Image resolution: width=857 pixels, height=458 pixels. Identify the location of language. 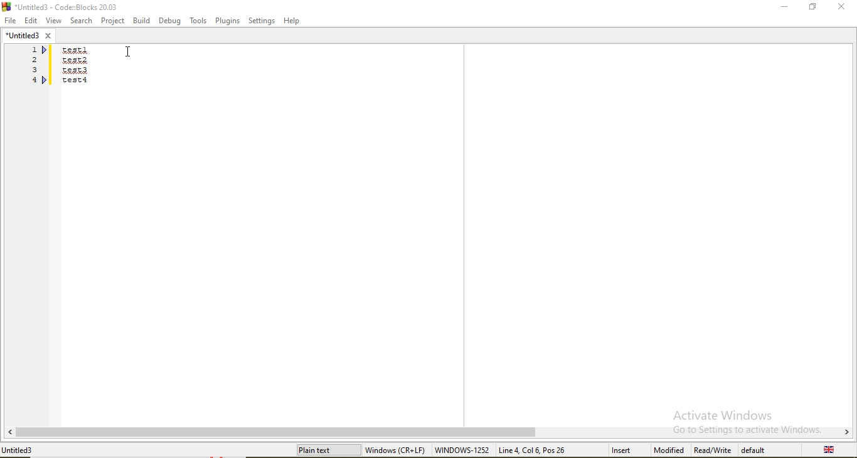
(831, 450).